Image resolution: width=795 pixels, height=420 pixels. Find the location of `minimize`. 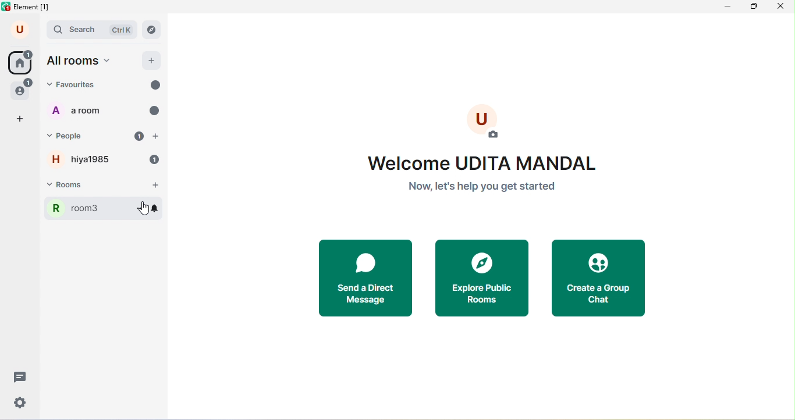

minimize is located at coordinates (726, 9).